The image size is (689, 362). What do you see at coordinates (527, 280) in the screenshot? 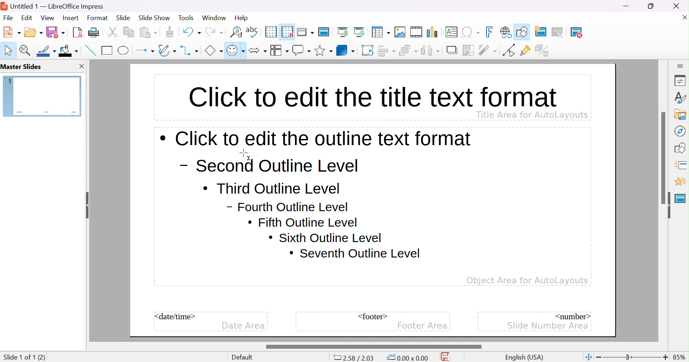
I see `object area for autolayouts` at bounding box center [527, 280].